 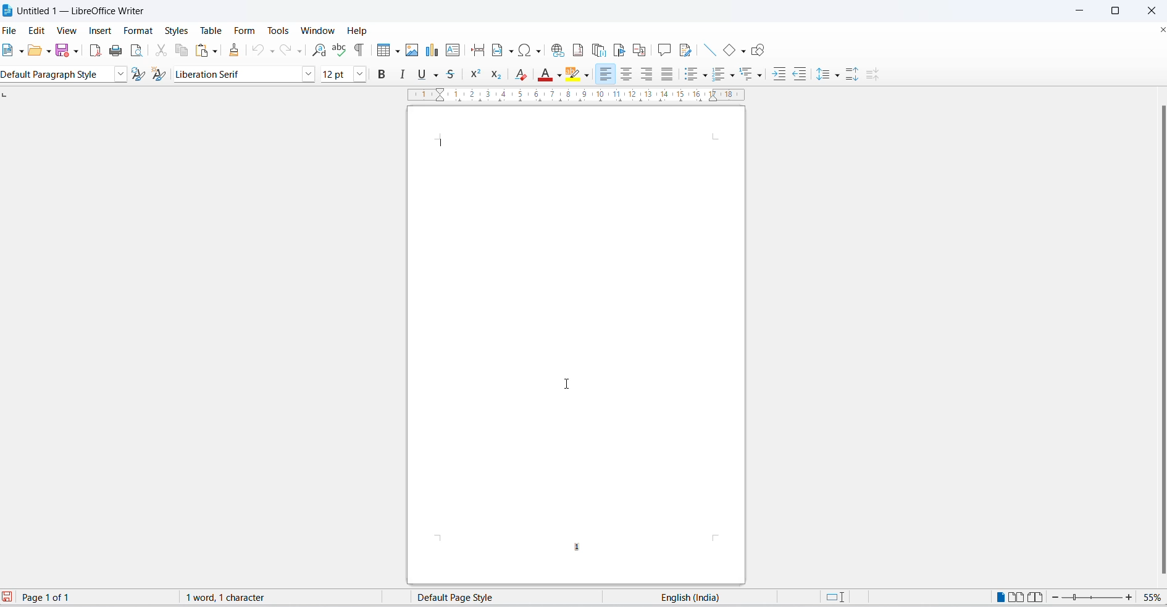 What do you see at coordinates (997, 597) in the screenshot?
I see `single page view` at bounding box center [997, 597].